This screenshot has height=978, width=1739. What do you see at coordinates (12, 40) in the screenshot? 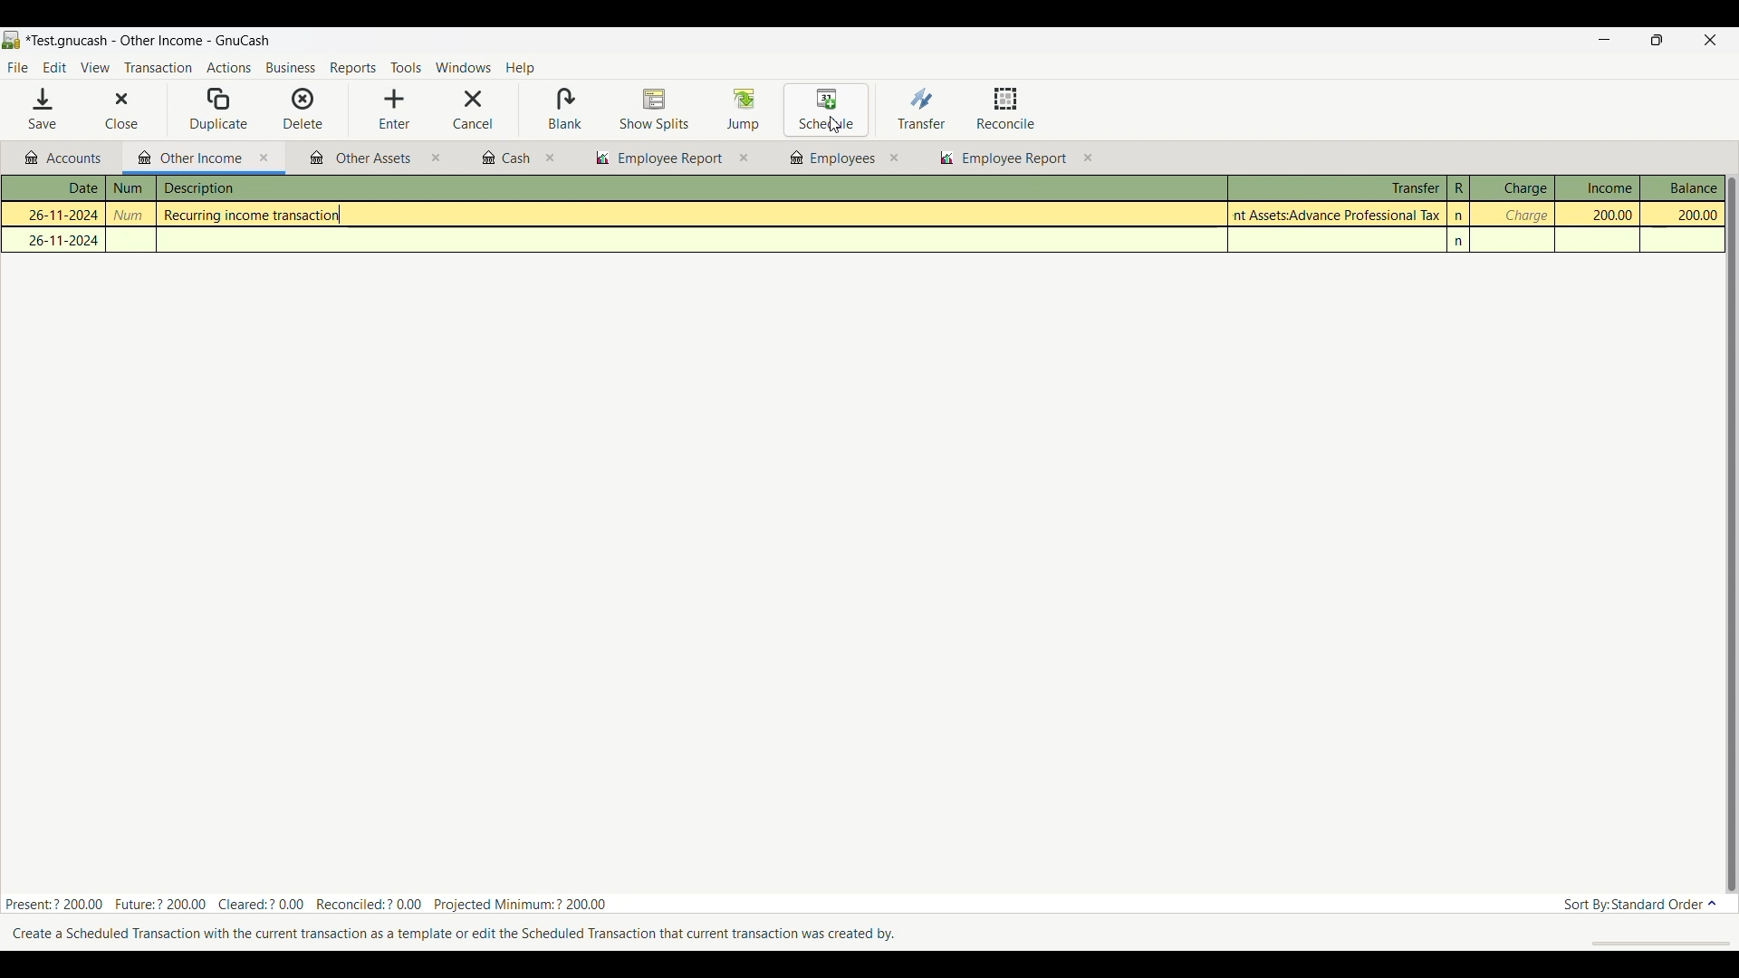
I see `Software logo` at bounding box center [12, 40].